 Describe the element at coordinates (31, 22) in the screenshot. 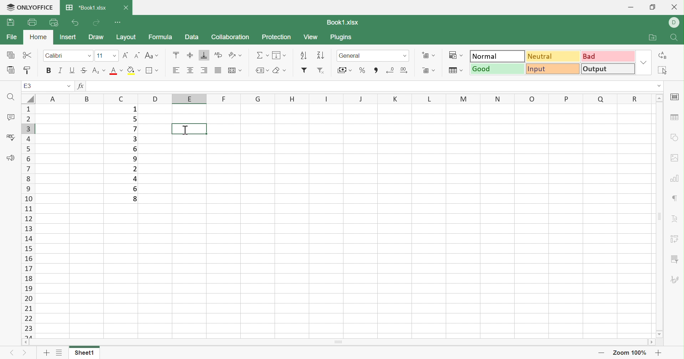

I see `Print` at that location.